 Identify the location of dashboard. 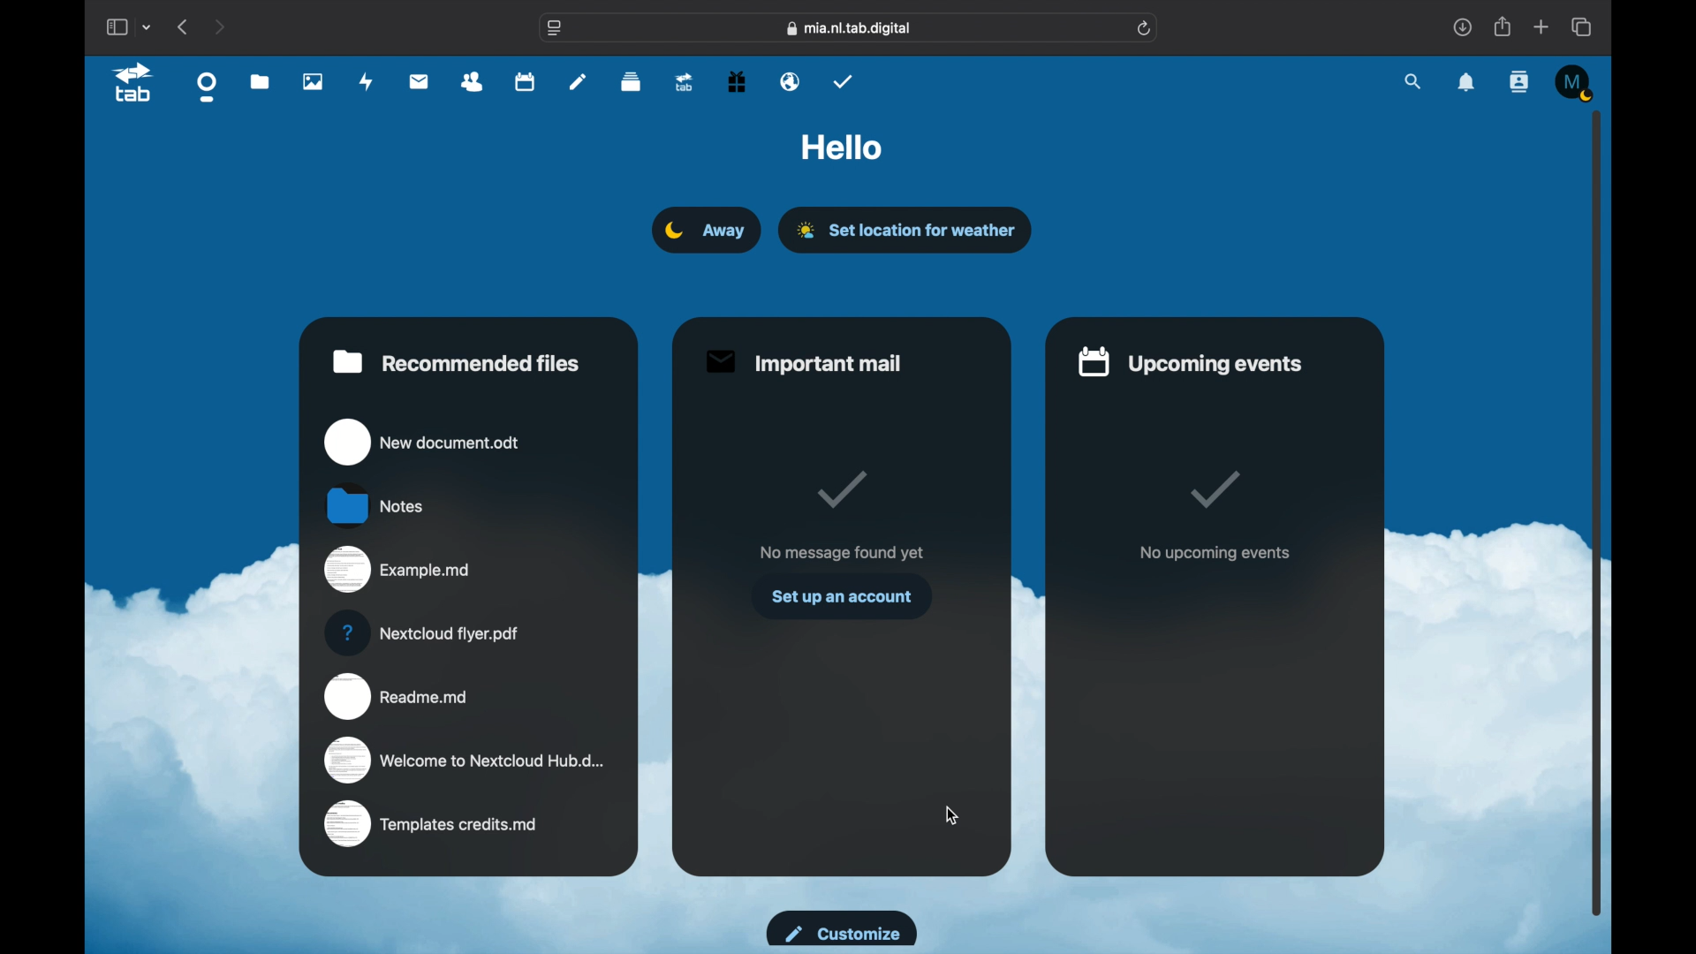
(208, 87).